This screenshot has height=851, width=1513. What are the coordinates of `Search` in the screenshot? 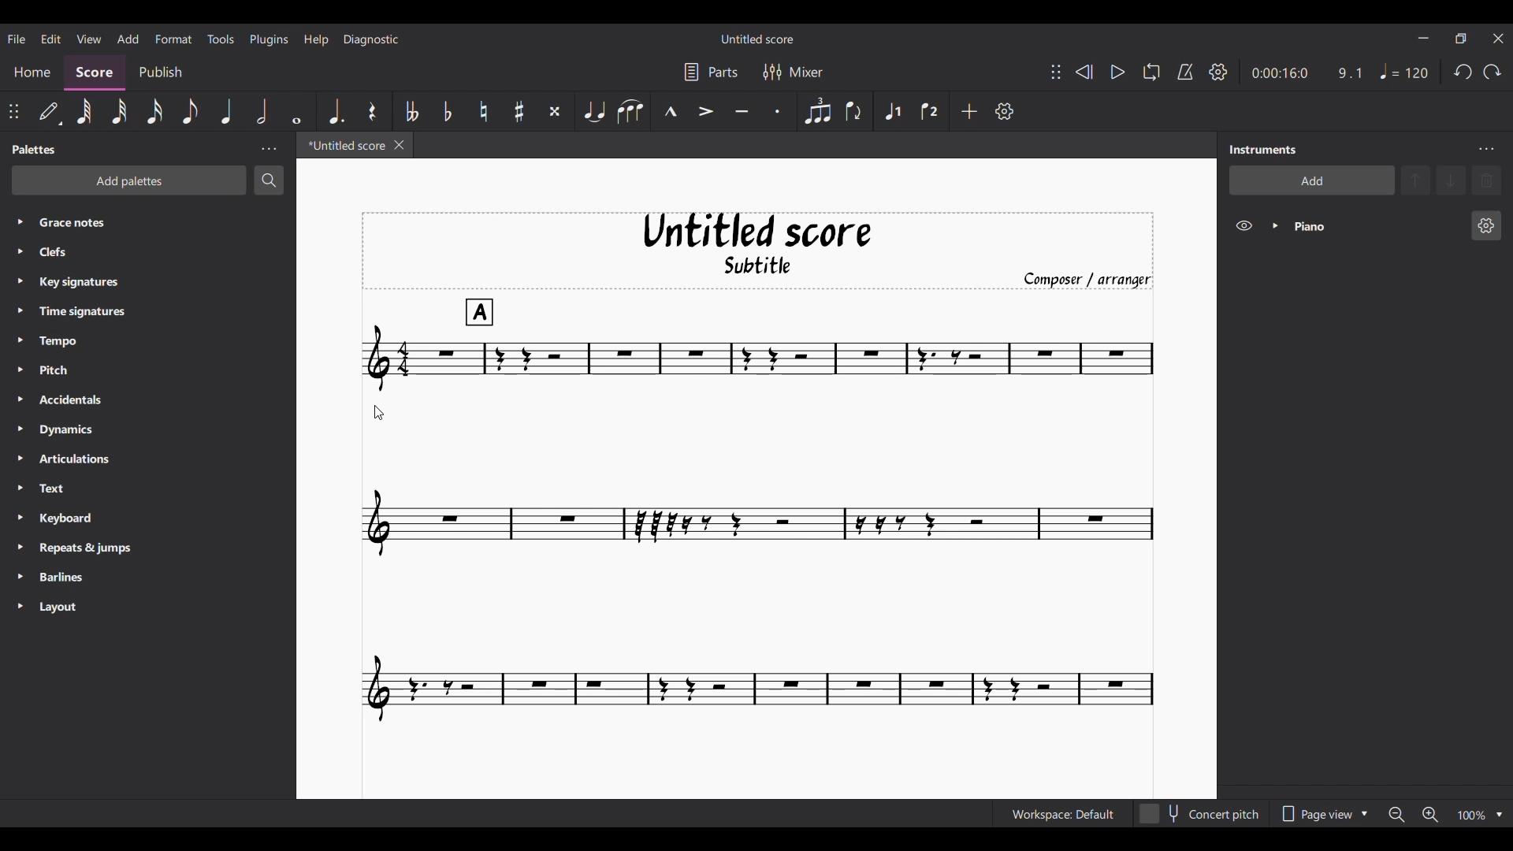 It's located at (269, 180).